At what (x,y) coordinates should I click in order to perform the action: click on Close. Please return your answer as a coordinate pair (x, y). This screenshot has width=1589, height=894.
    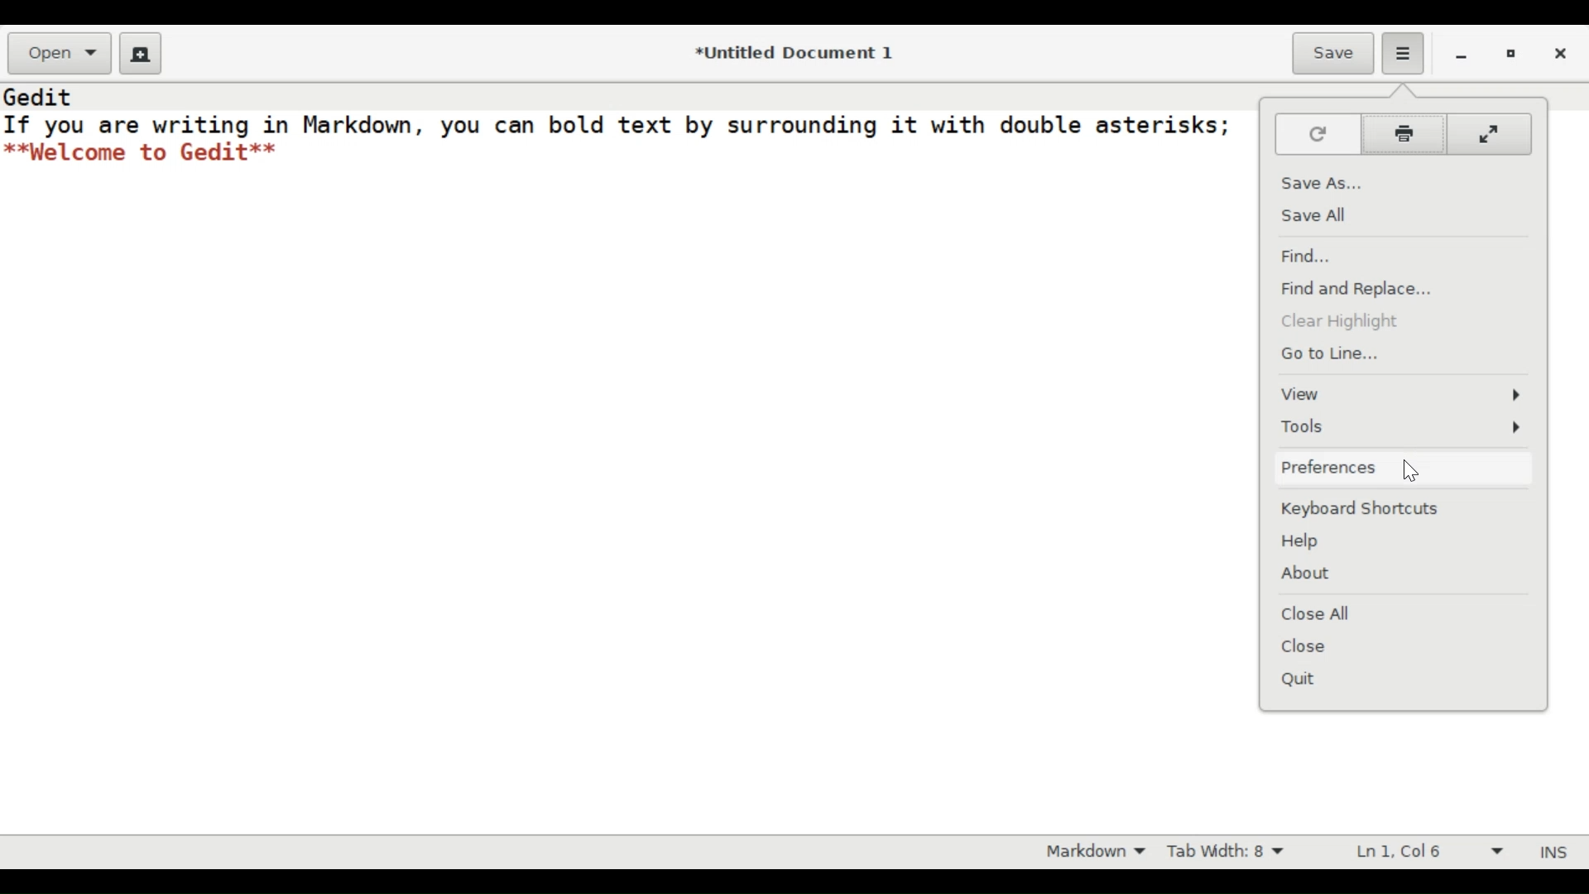
    Looking at the image, I should click on (1313, 647).